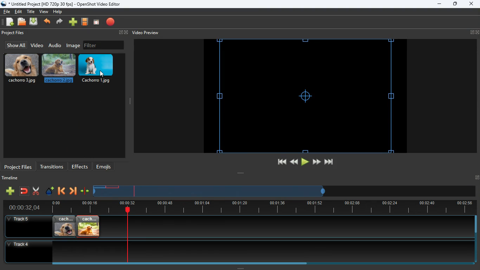  I want to click on back, so click(293, 162).